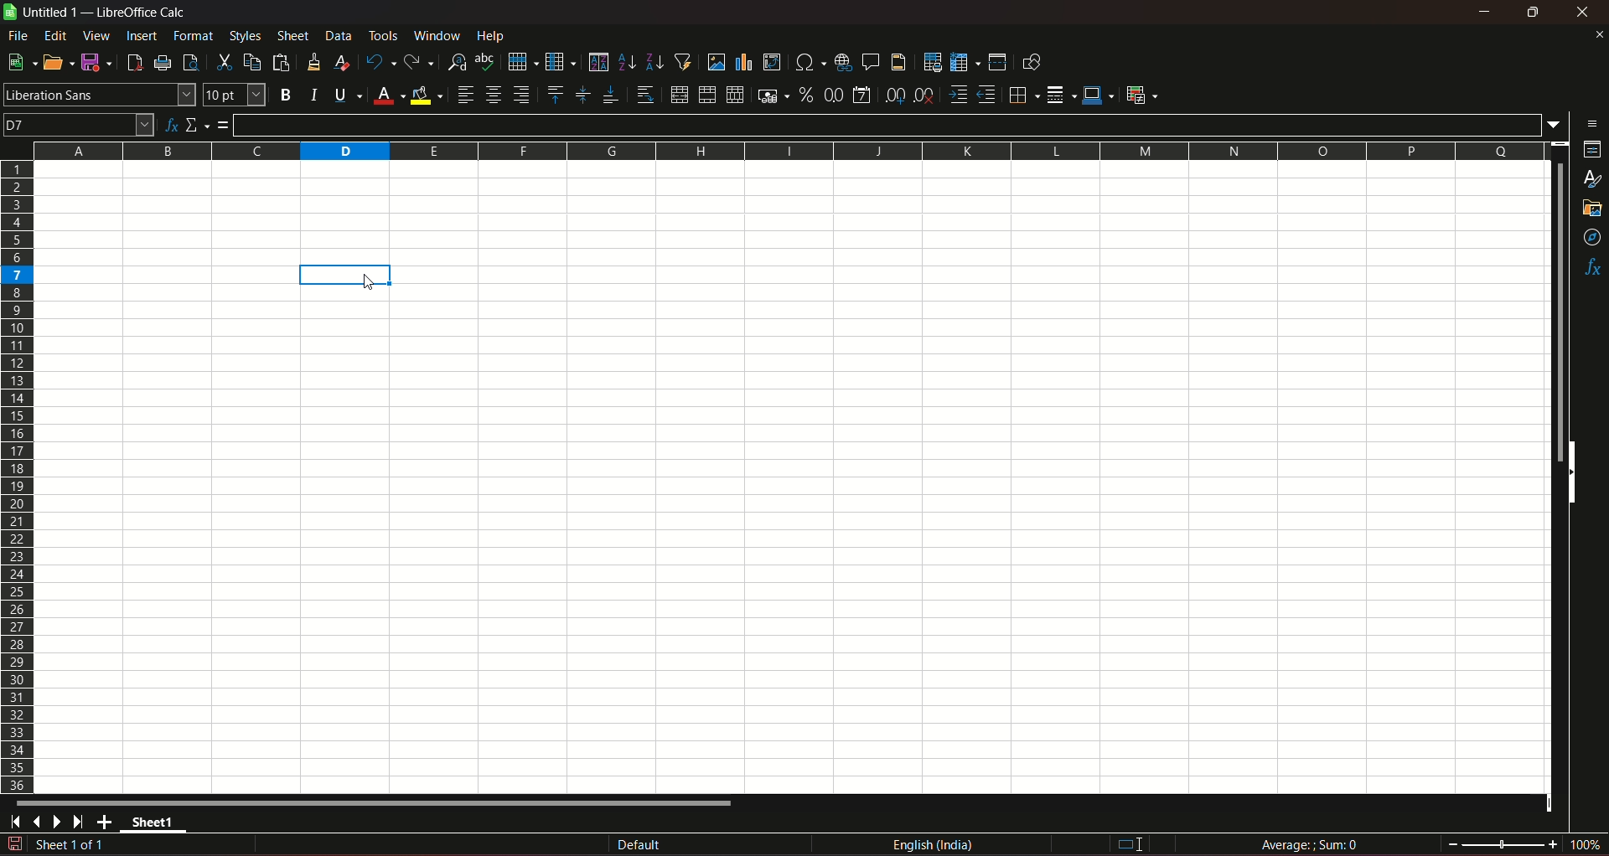 This screenshot has width=1609, height=856. What do you see at coordinates (93, 61) in the screenshot?
I see `save` at bounding box center [93, 61].